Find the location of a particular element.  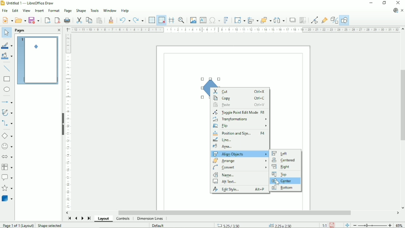

Clone formatting is located at coordinates (112, 20).